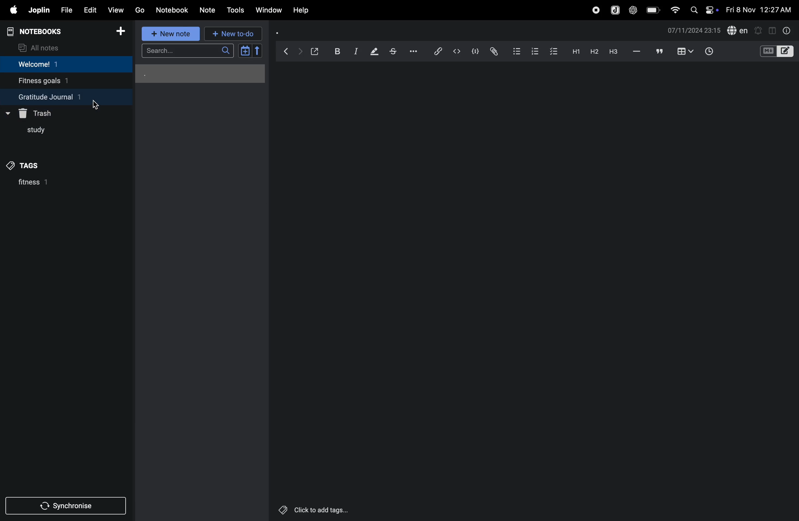 Image resolution: width=799 pixels, height=521 pixels. What do you see at coordinates (355, 52) in the screenshot?
I see `italic` at bounding box center [355, 52].